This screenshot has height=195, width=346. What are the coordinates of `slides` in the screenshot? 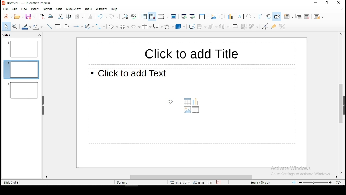 It's located at (6, 35).